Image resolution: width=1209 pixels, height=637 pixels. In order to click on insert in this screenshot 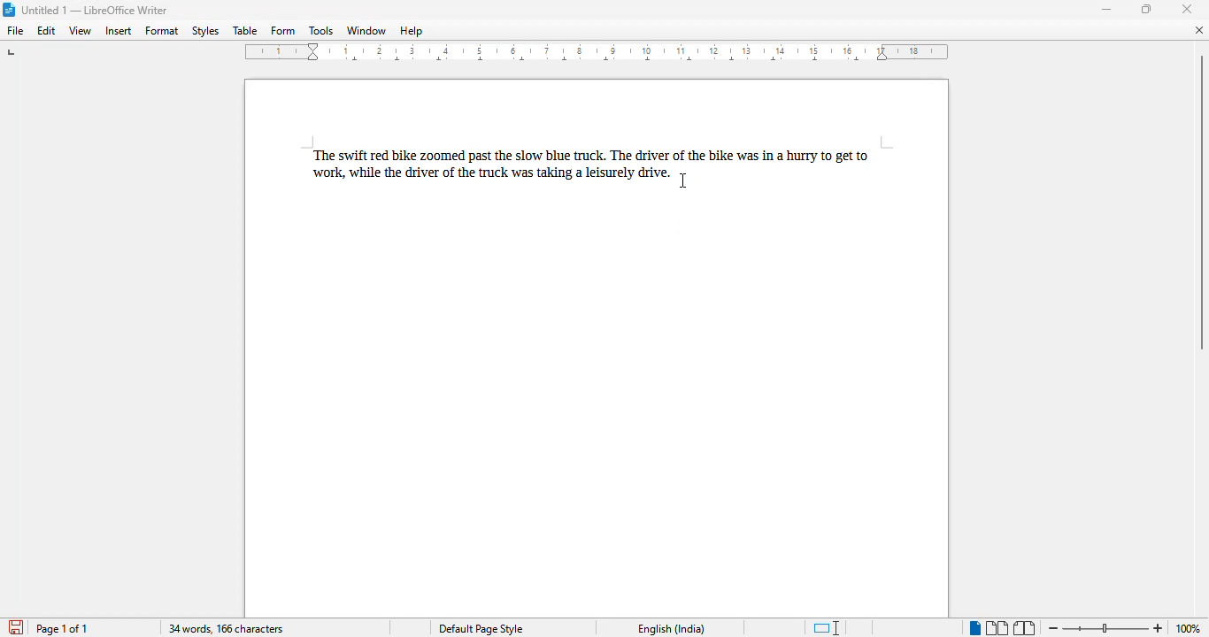, I will do `click(118, 31)`.